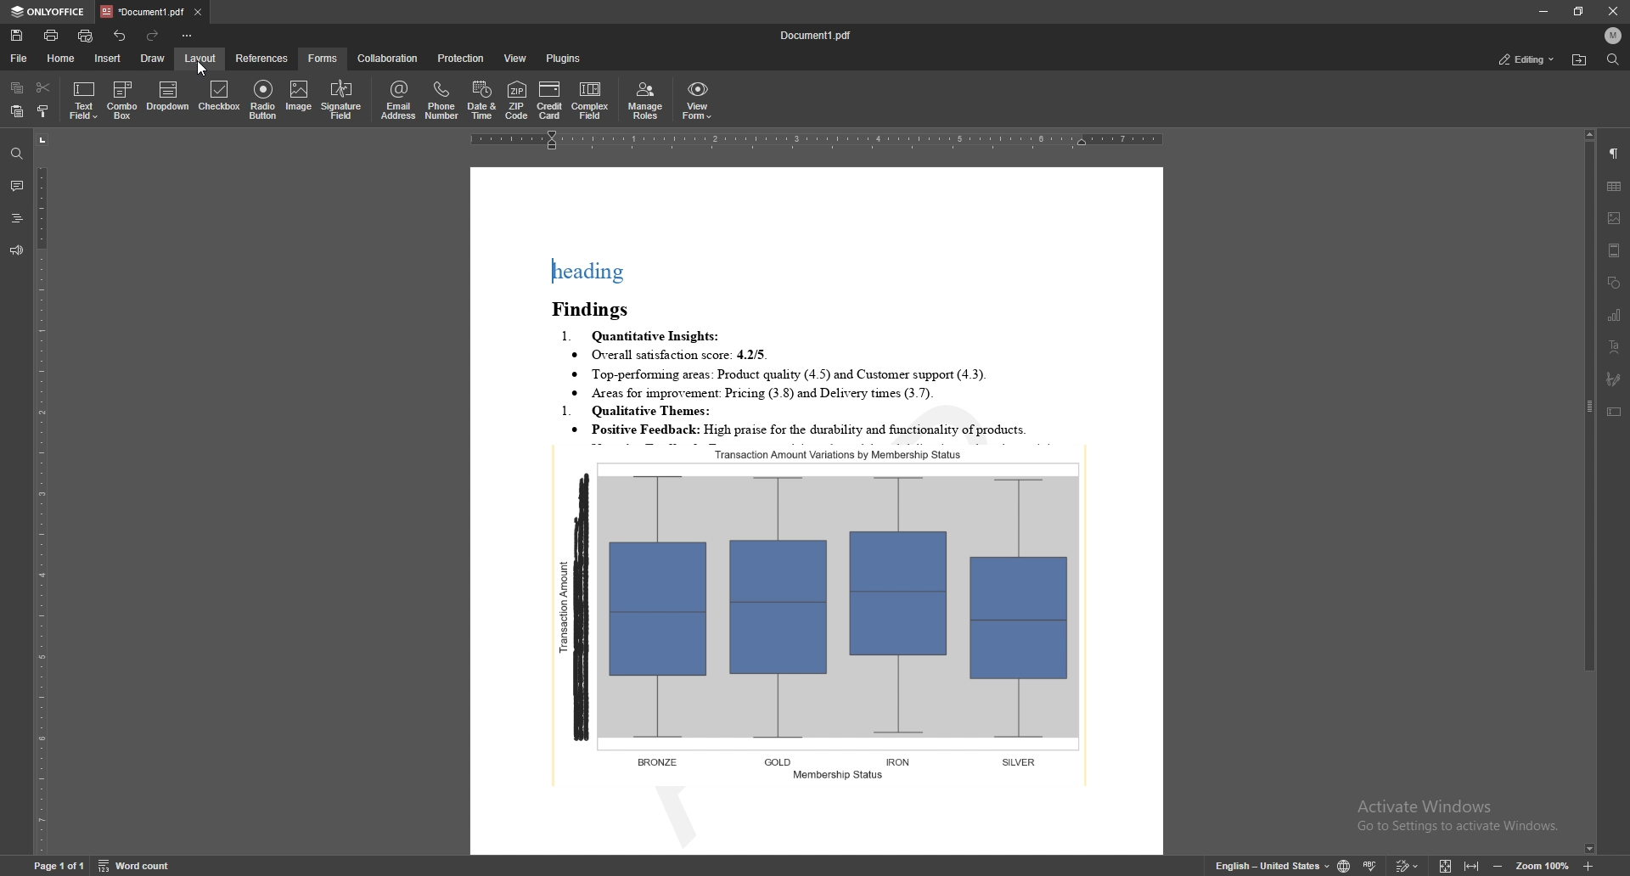  Describe the element at coordinates (1472, 863) in the screenshot. I see `fit width` at that location.